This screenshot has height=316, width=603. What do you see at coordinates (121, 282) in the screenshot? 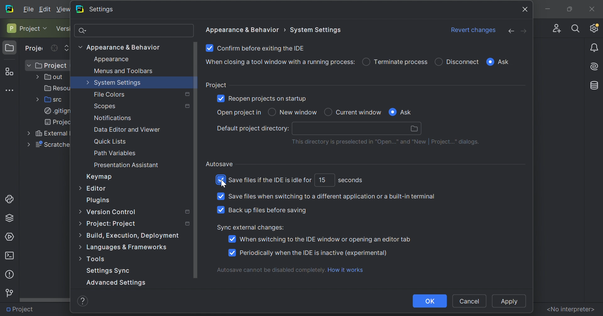
I see `Advanced Settings` at bounding box center [121, 282].